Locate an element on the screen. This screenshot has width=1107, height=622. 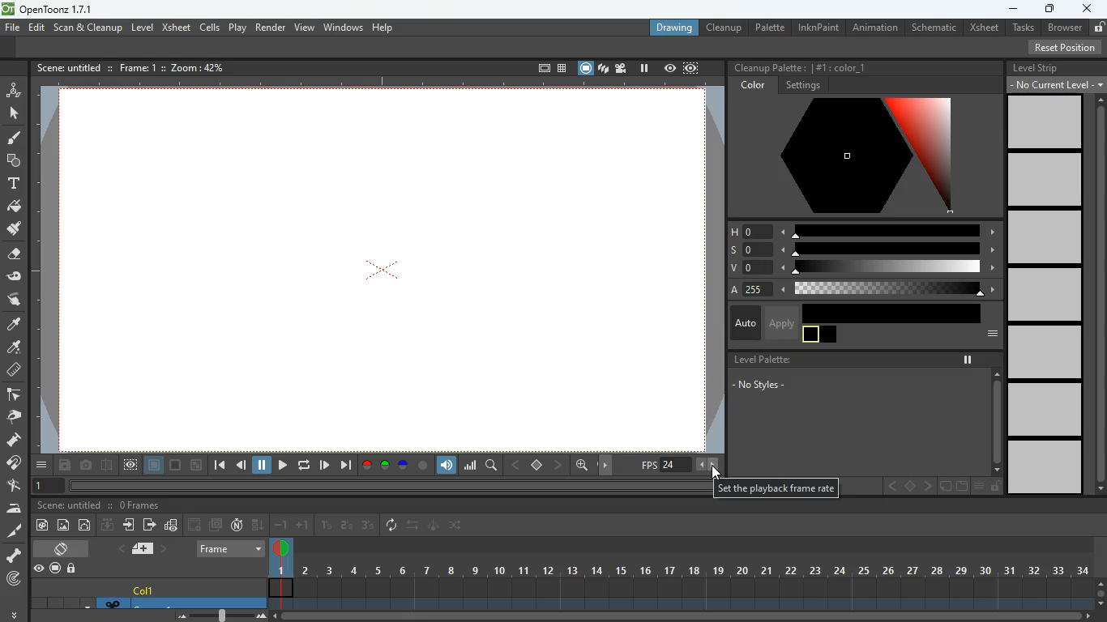
document is located at coordinates (960, 487).